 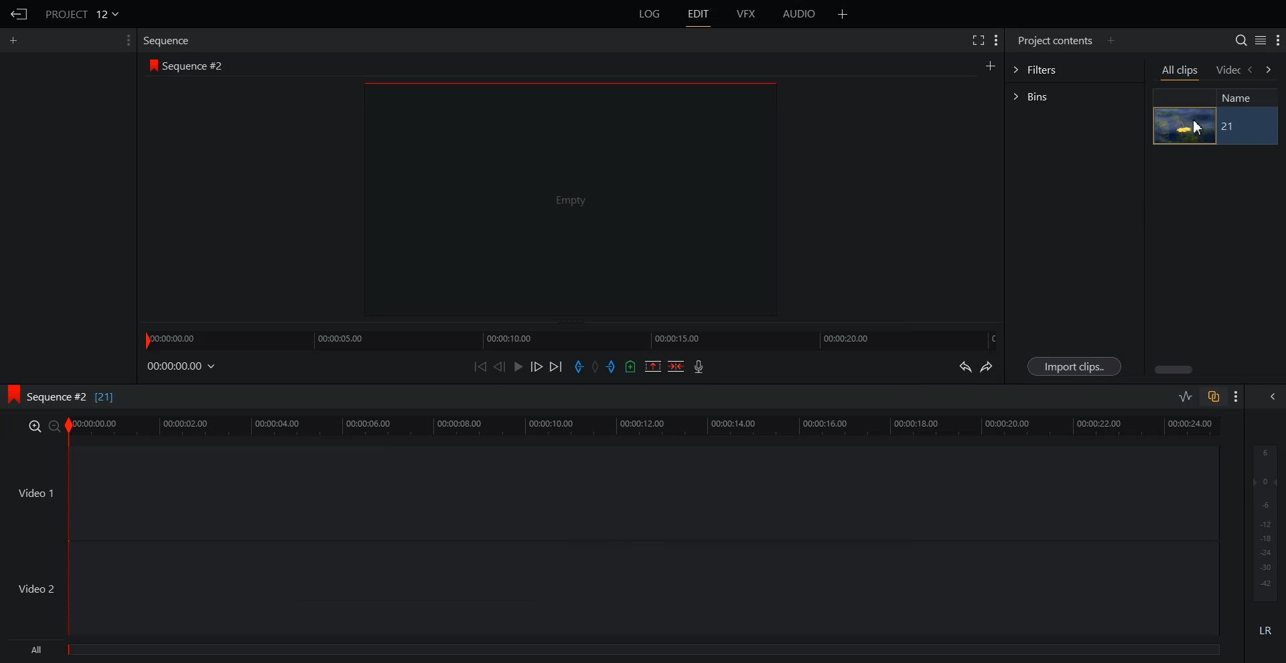 What do you see at coordinates (182, 366) in the screenshot?
I see `File Time` at bounding box center [182, 366].